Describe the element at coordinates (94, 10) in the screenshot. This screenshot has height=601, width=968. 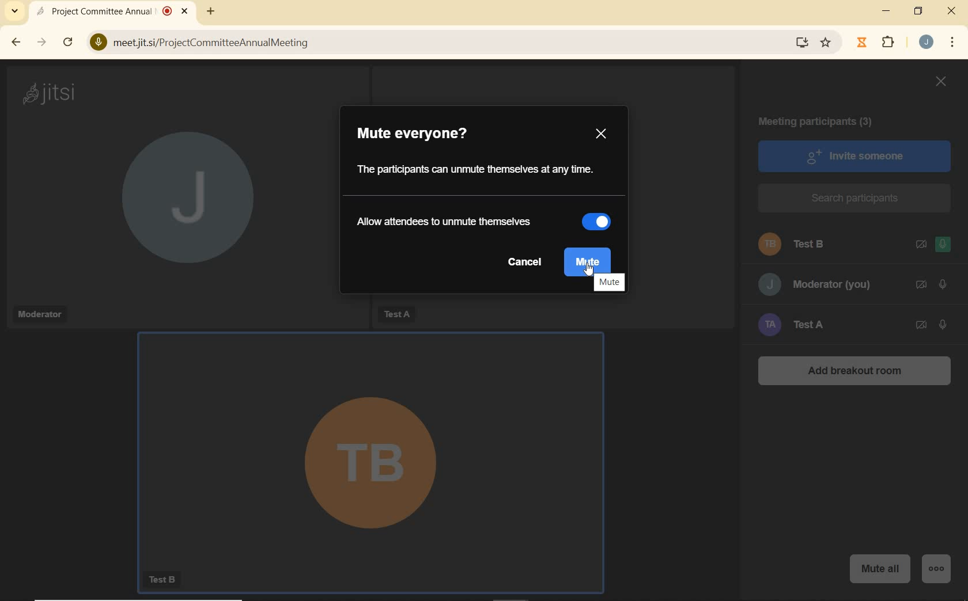
I see `Project Committee Annual` at that location.